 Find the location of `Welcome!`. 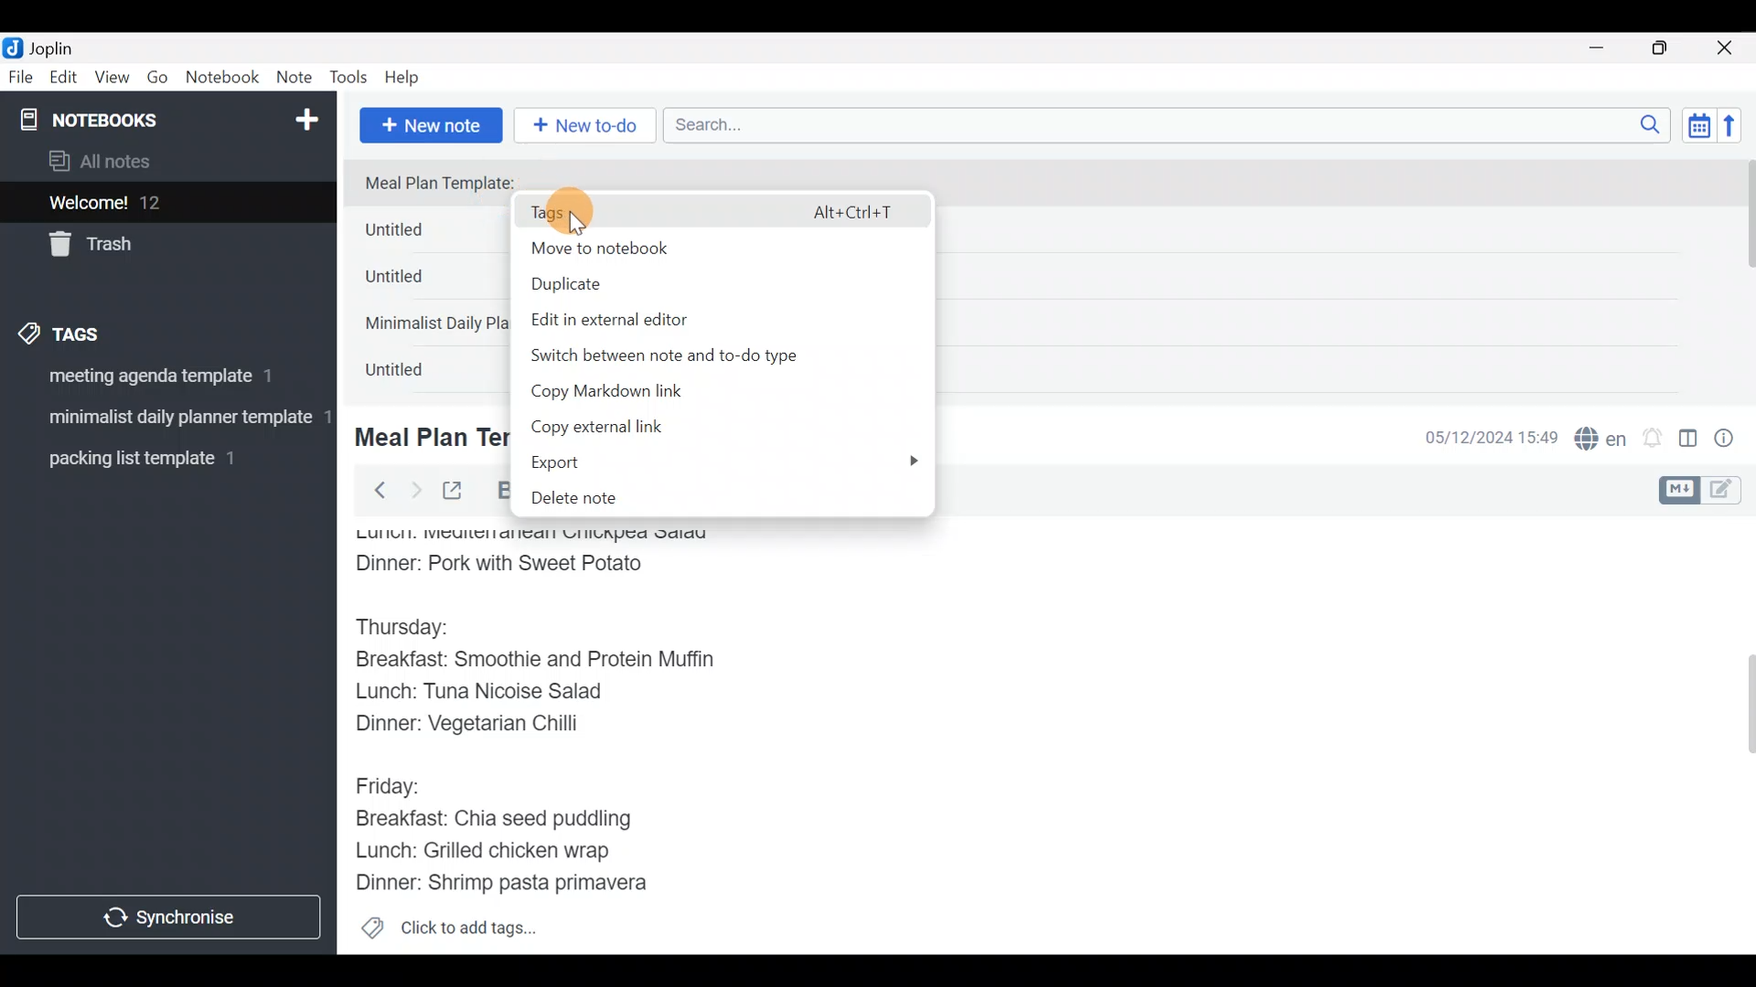

Welcome! is located at coordinates (166, 204).